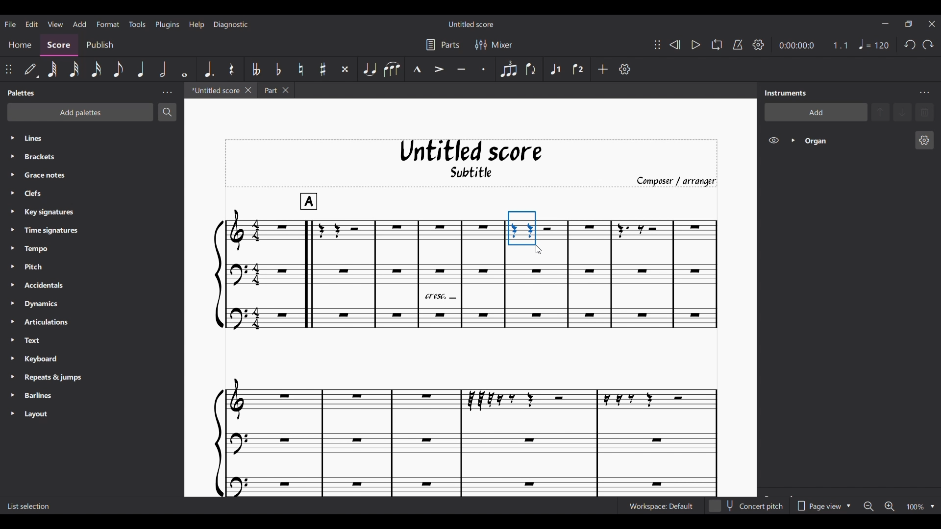 The height and width of the screenshot is (529, 941). What do you see at coordinates (323, 70) in the screenshot?
I see `Toggle sharp` at bounding box center [323, 70].